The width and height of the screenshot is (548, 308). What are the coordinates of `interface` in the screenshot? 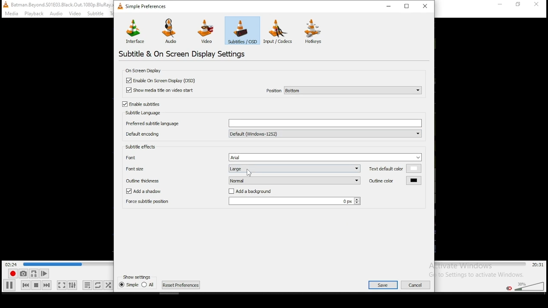 It's located at (134, 31).